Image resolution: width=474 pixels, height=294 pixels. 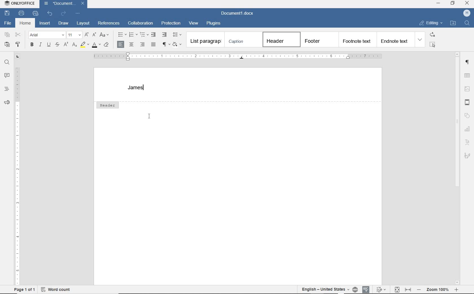 I want to click on Increase , so click(x=457, y=289).